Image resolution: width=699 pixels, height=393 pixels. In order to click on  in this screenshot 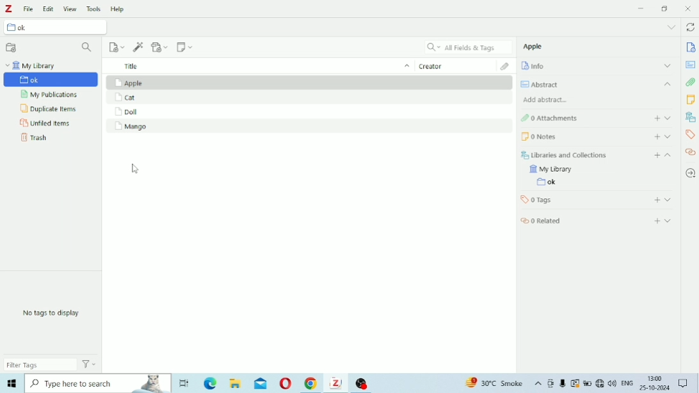, I will do `click(626, 383)`.